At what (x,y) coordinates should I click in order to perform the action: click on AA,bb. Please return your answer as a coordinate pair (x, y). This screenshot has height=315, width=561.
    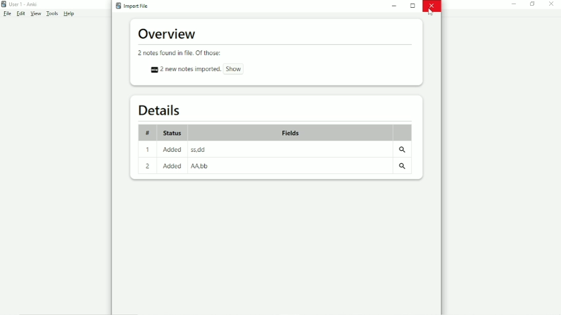
    Looking at the image, I should click on (201, 165).